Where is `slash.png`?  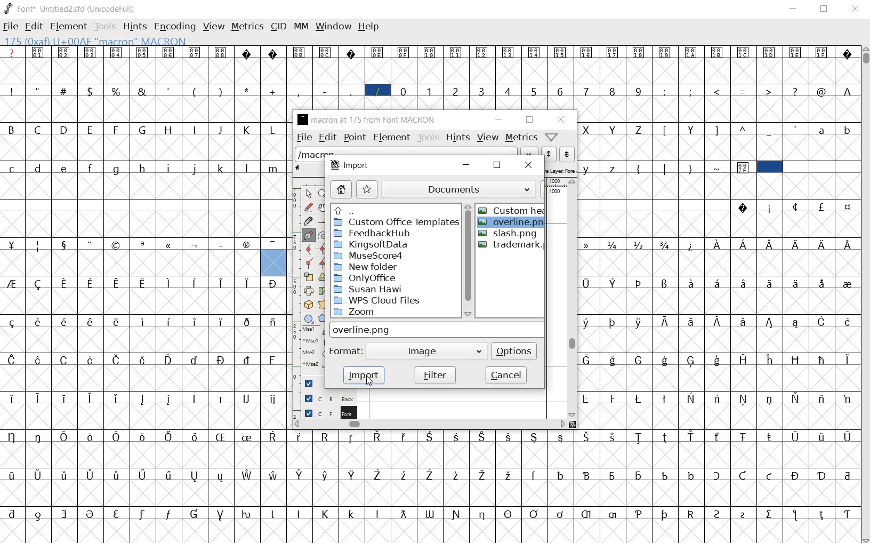
slash.png is located at coordinates (515, 234).